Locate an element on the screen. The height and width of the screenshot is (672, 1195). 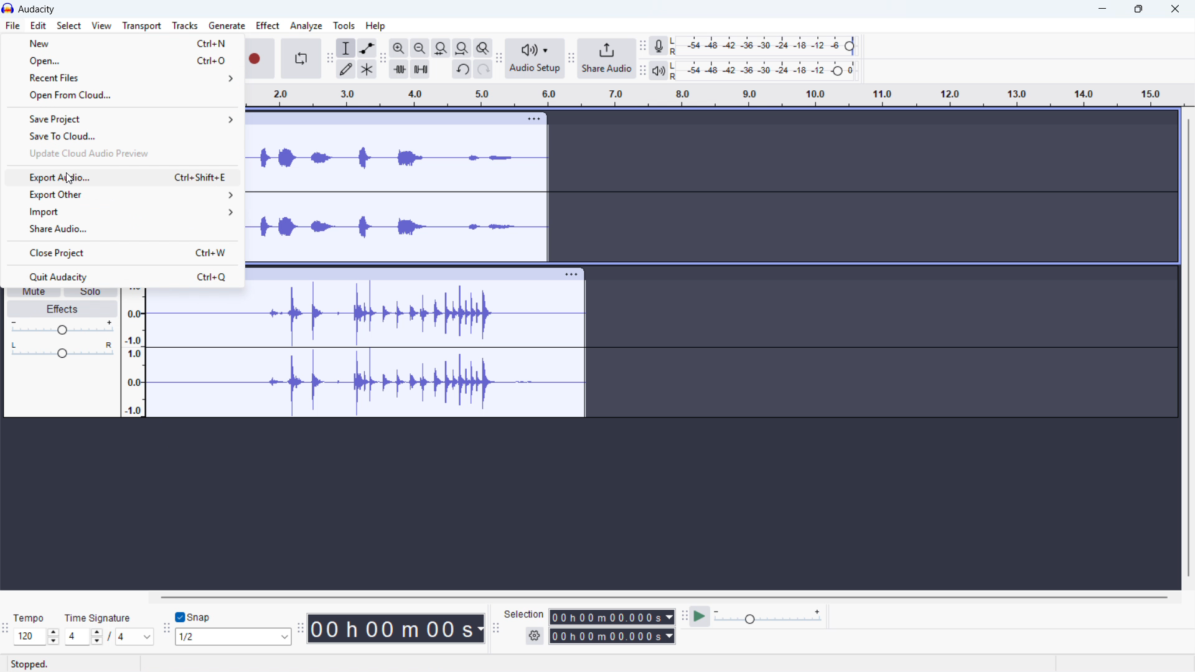
Fit selection to width is located at coordinates (440, 47).